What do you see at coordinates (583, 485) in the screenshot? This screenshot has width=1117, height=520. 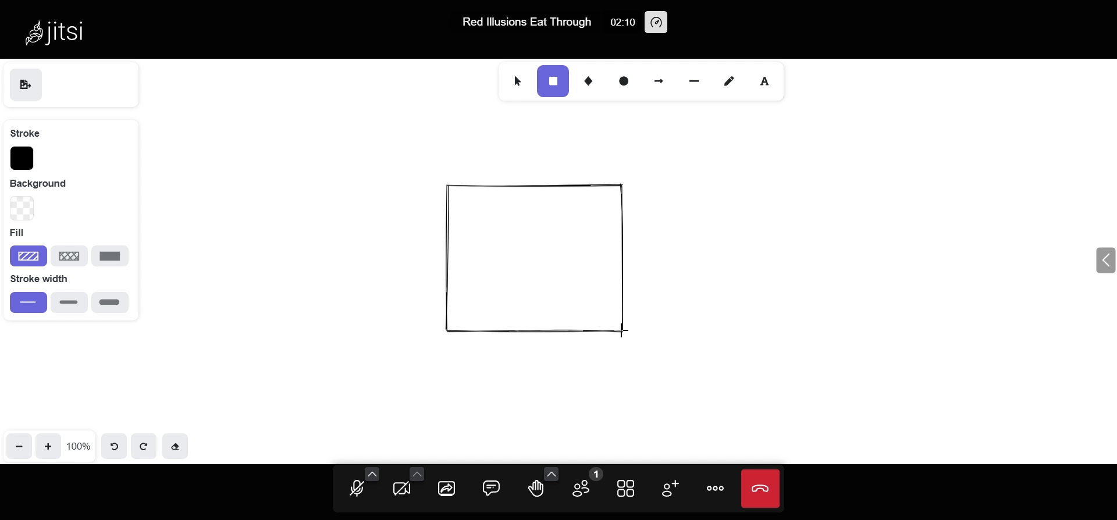 I see `participants` at bounding box center [583, 485].